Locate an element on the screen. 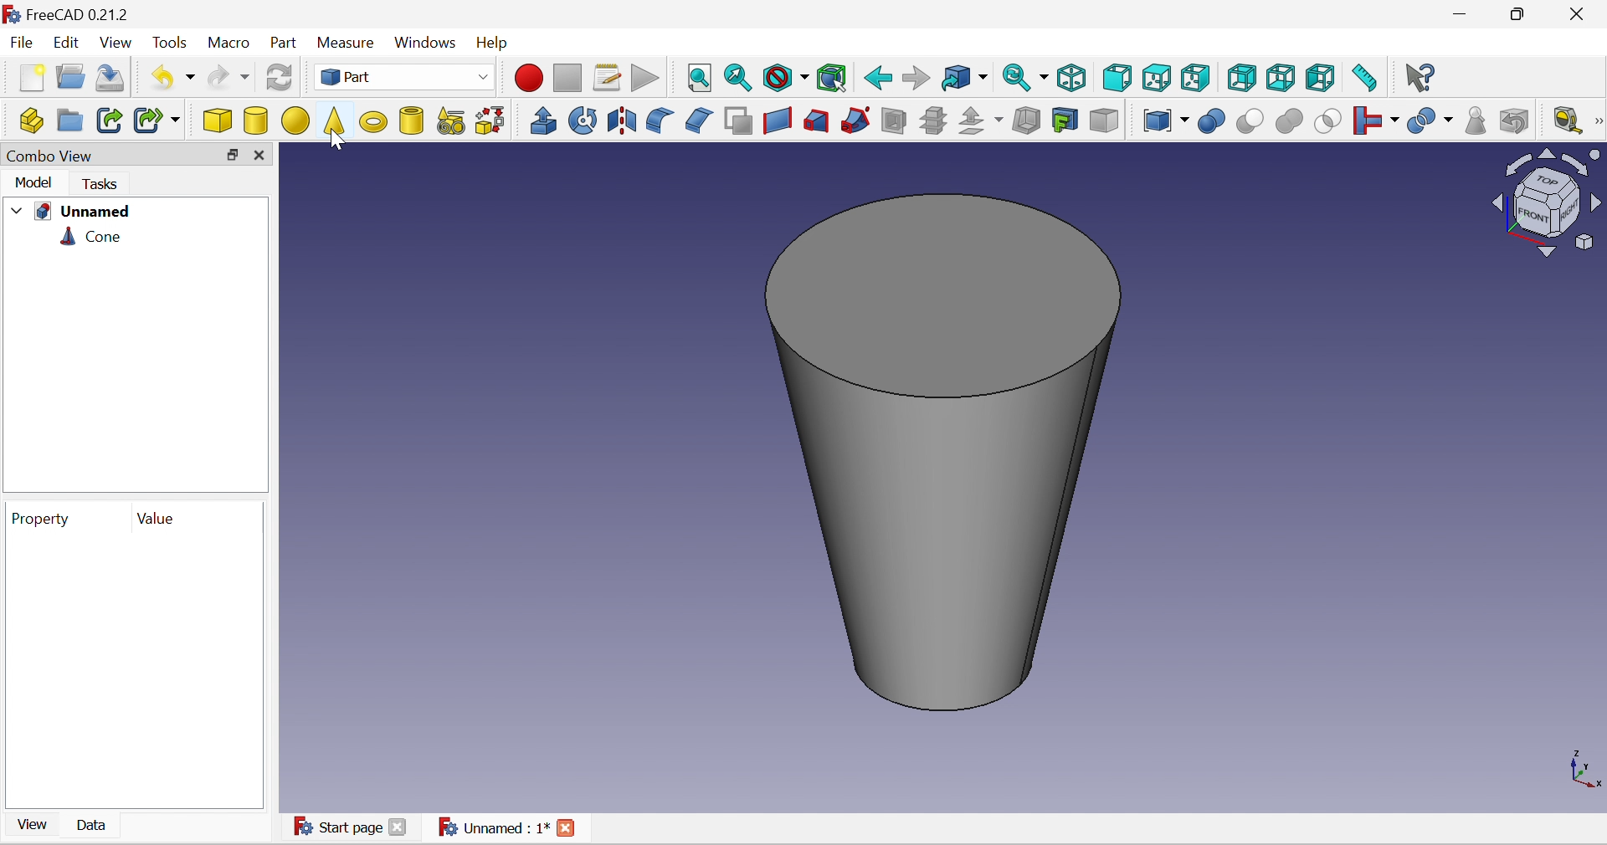 This screenshot has height=845, width=1607. Cone is located at coordinates (336, 120).